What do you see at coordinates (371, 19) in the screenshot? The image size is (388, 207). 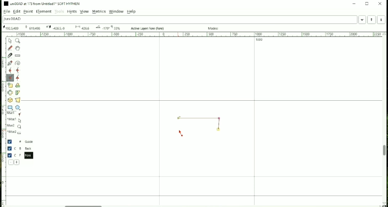 I see `Previous word` at bounding box center [371, 19].